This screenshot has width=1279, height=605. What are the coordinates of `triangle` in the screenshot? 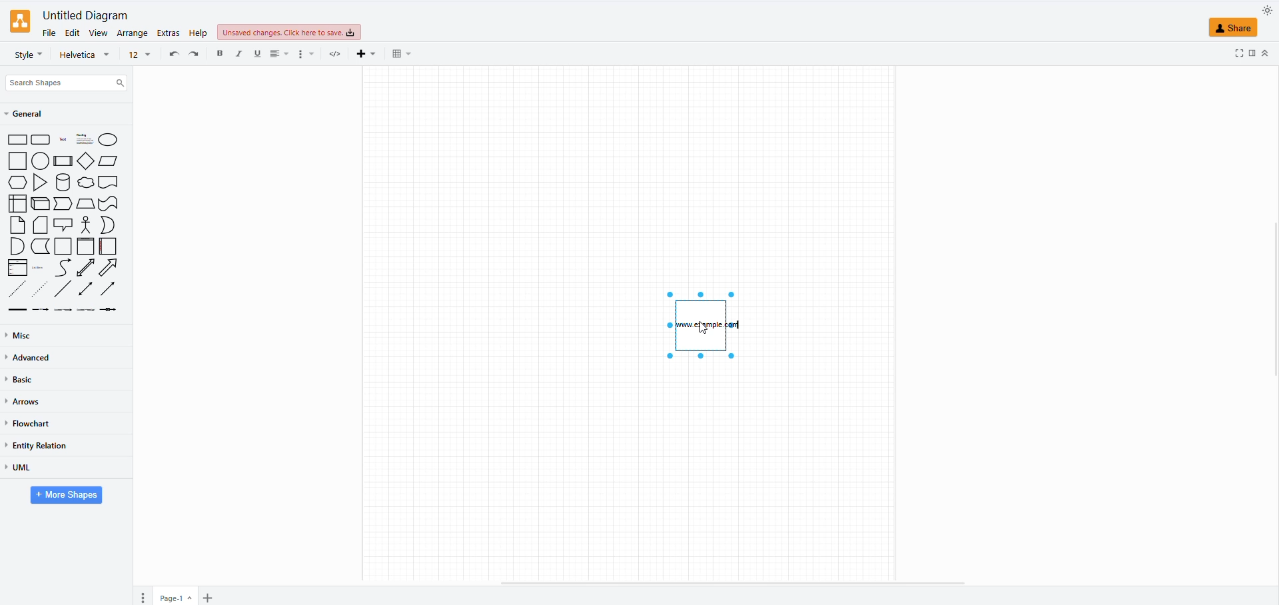 It's located at (41, 184).